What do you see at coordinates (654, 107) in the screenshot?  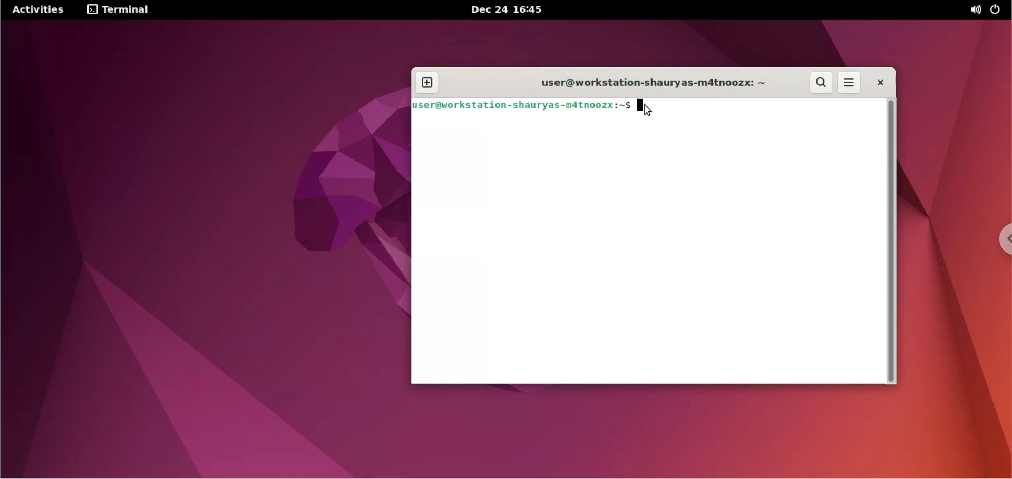 I see `cursor ` at bounding box center [654, 107].